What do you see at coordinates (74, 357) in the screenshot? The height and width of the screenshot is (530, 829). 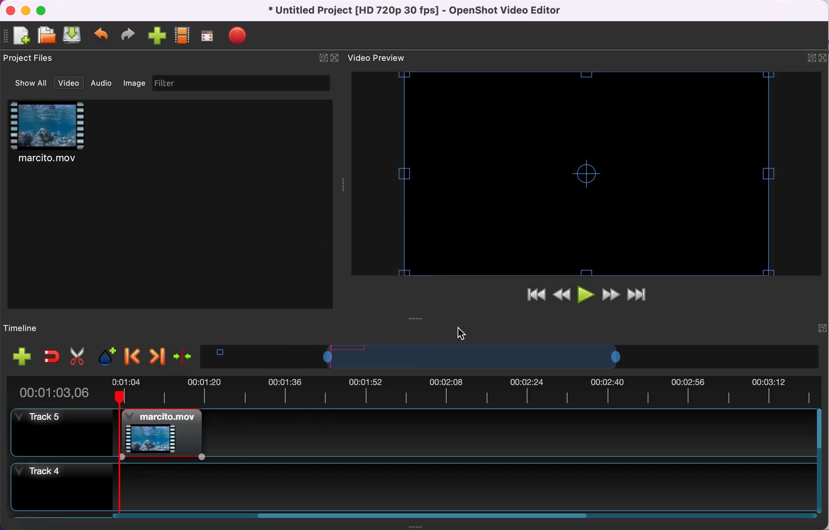 I see `cut` at bounding box center [74, 357].